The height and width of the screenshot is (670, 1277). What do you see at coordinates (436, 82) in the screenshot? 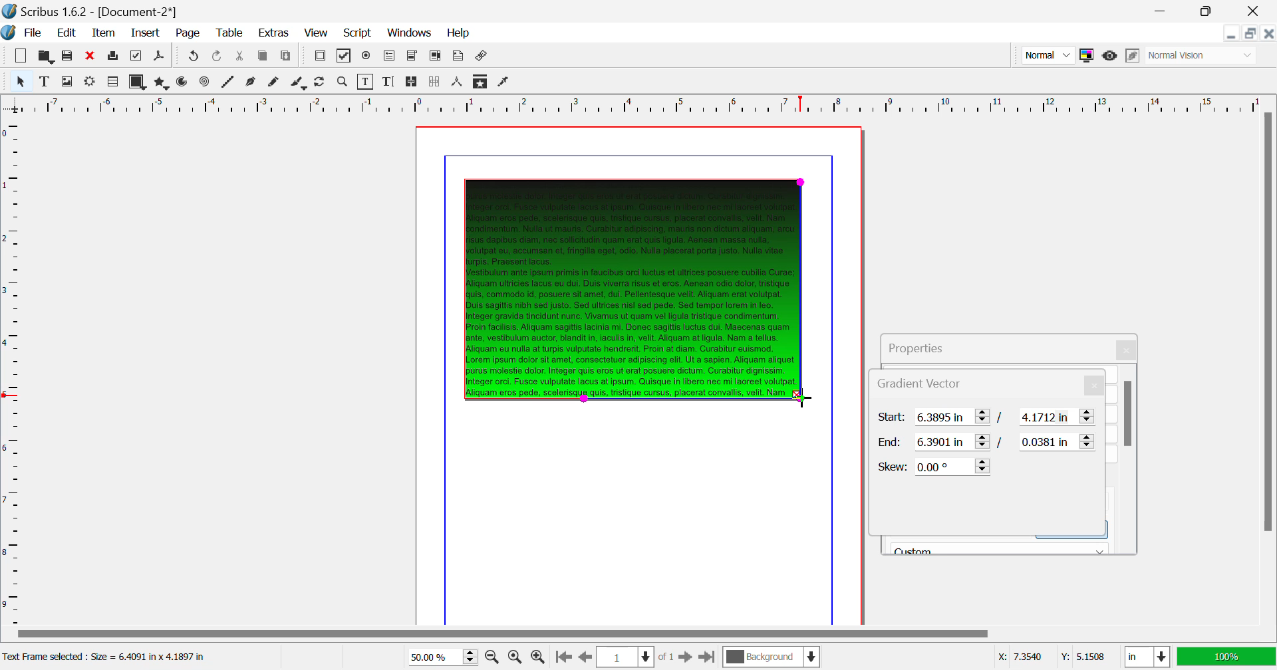
I see `Delink Frames` at bounding box center [436, 82].